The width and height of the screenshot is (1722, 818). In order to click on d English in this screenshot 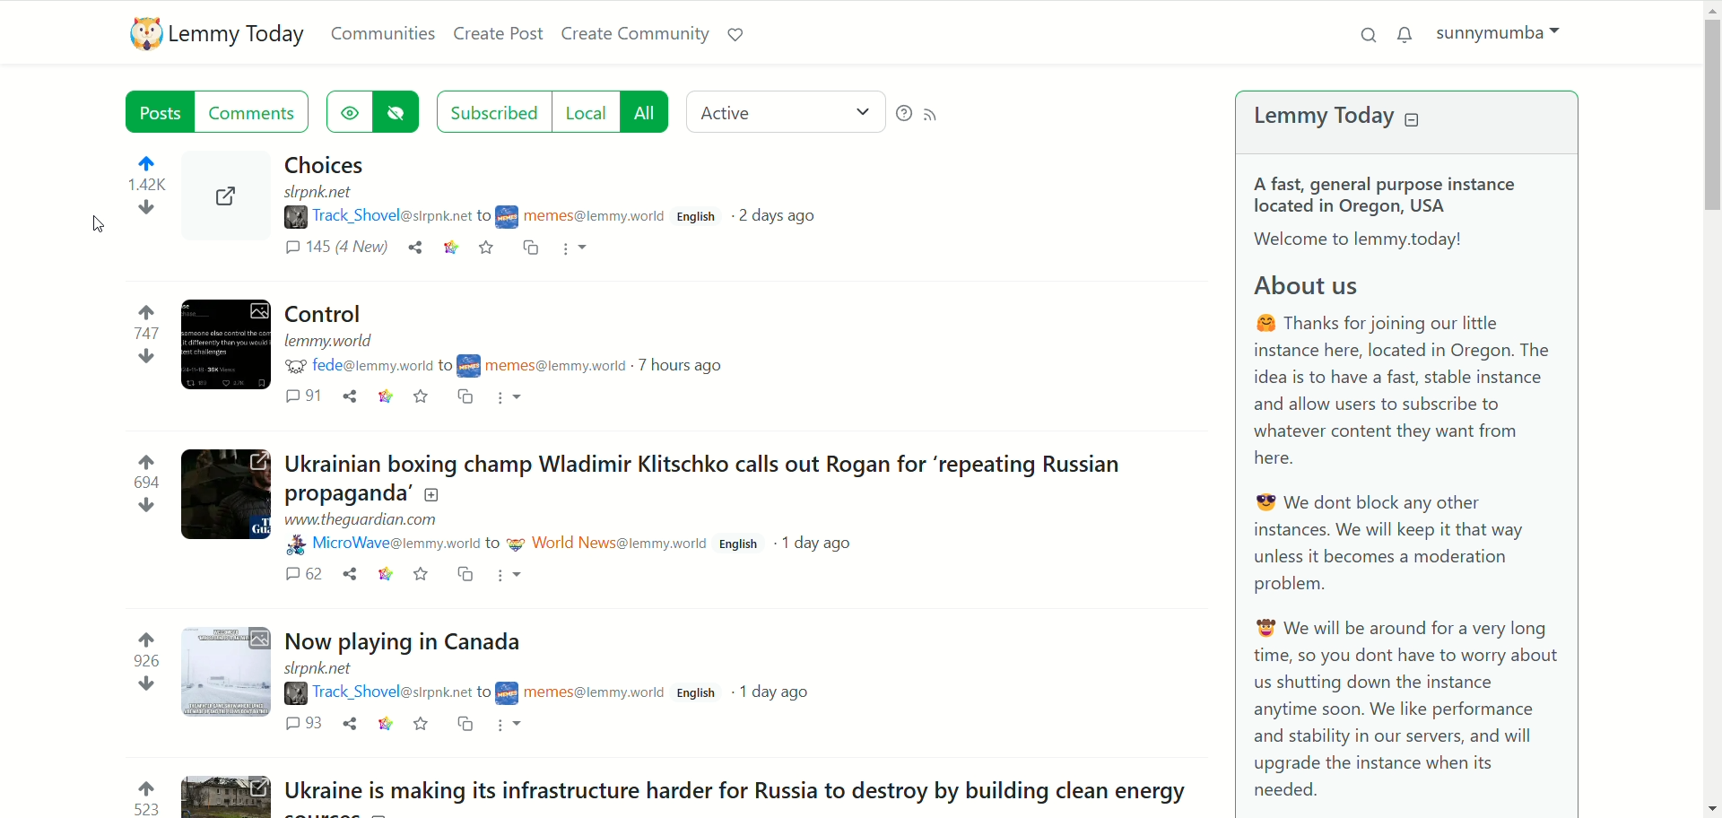, I will do `click(741, 545)`.